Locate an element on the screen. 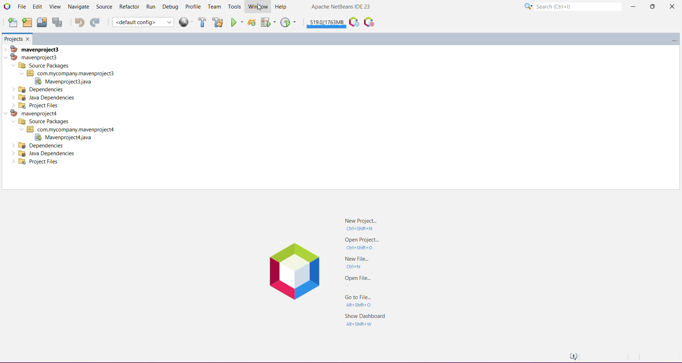 Image resolution: width=682 pixels, height=363 pixels. logo is located at coordinates (294, 270).